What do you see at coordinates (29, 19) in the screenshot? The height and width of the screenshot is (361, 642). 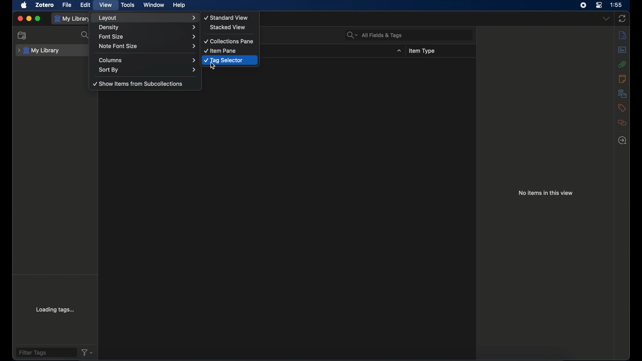 I see `minimize` at bounding box center [29, 19].